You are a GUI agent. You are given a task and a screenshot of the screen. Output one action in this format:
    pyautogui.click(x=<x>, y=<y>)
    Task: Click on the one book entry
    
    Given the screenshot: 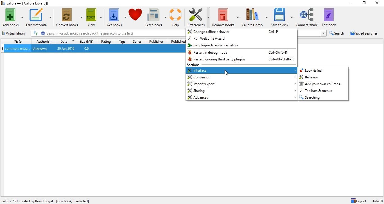 What is the action you would take?
    pyautogui.click(x=93, y=49)
    